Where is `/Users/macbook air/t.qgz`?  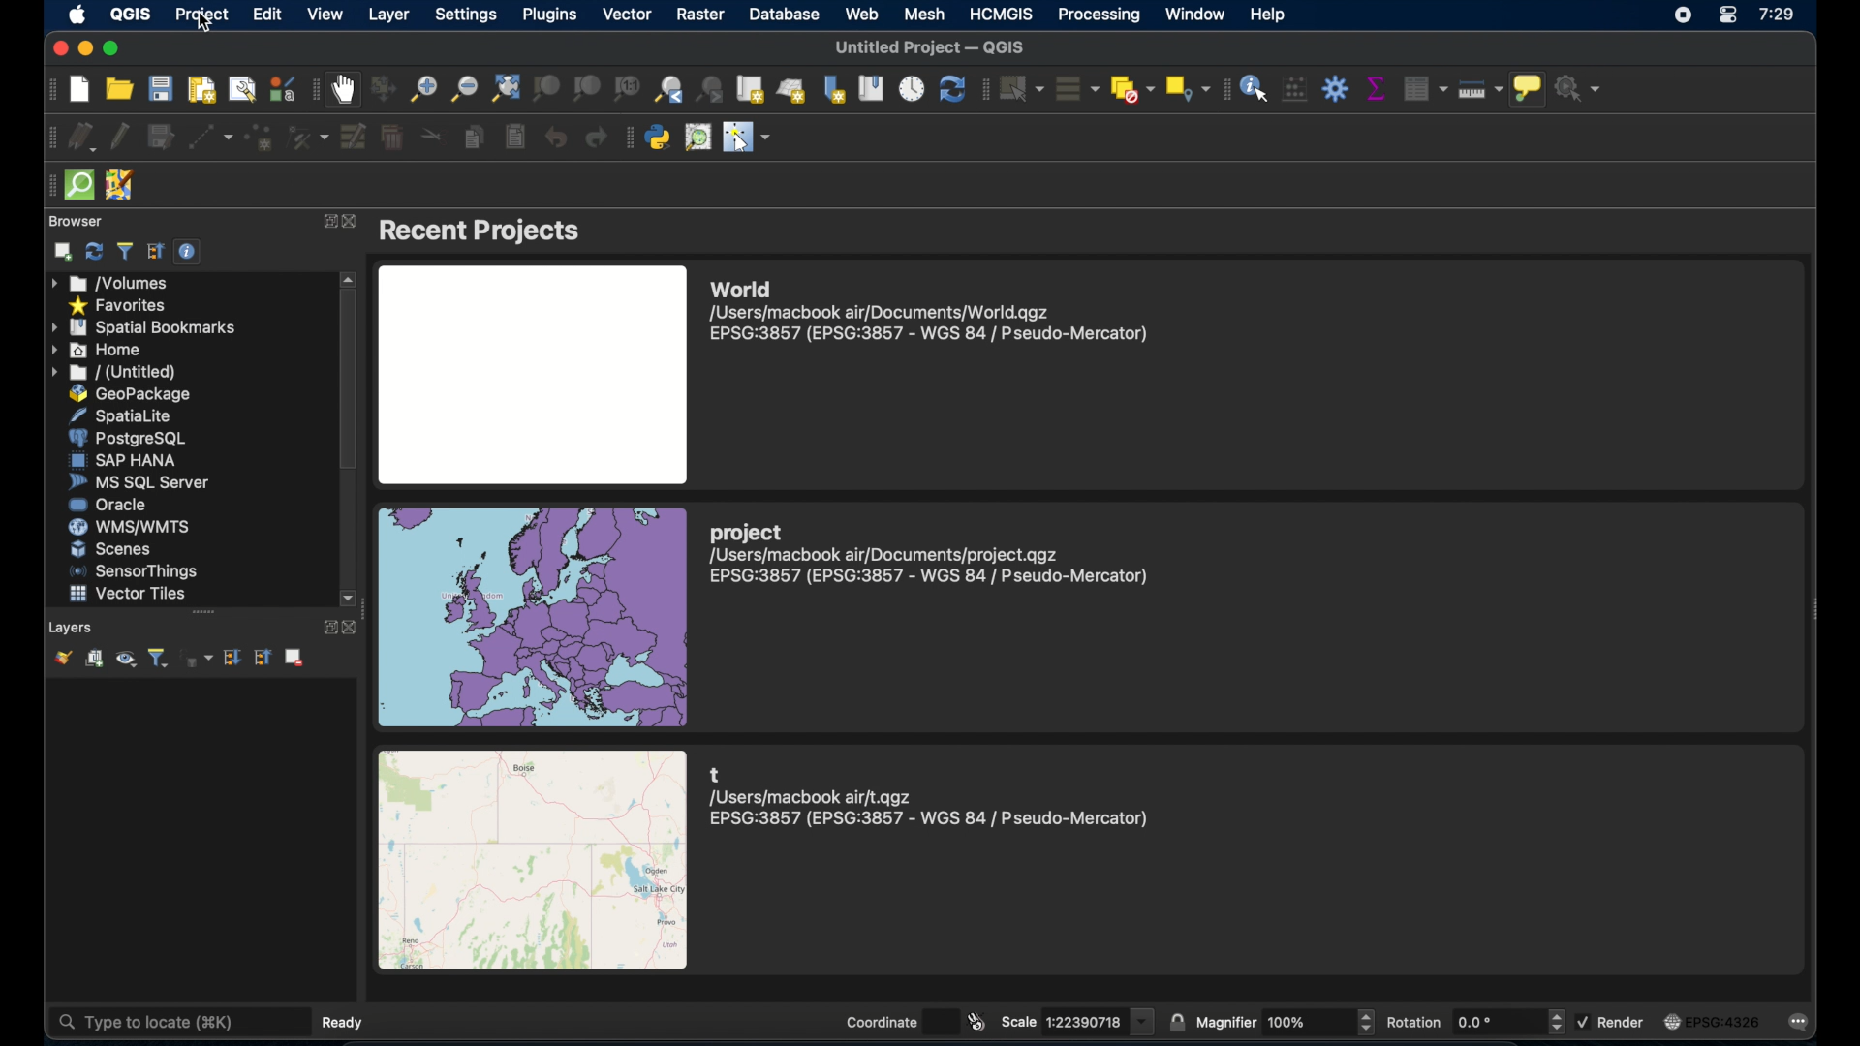
/Users/macbook air/t.qgz is located at coordinates (813, 796).